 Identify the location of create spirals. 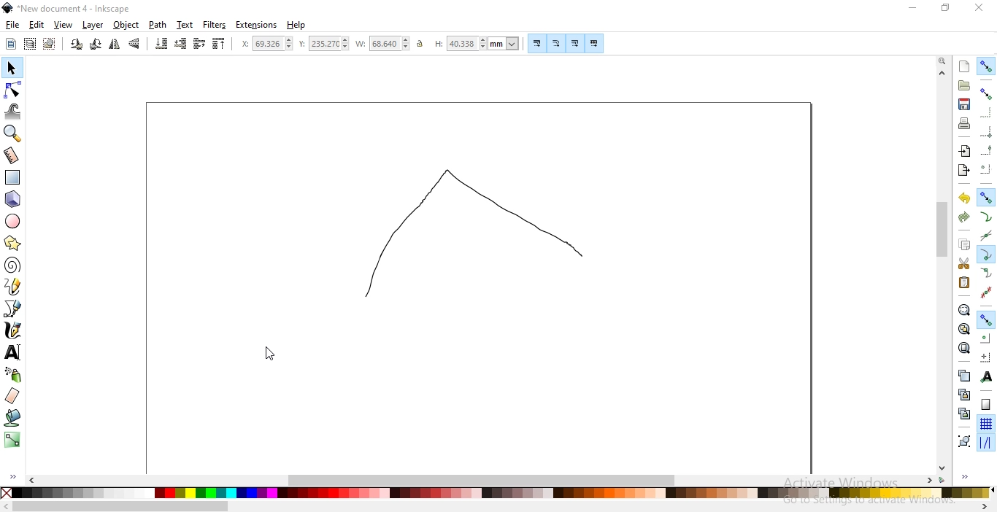
(12, 265).